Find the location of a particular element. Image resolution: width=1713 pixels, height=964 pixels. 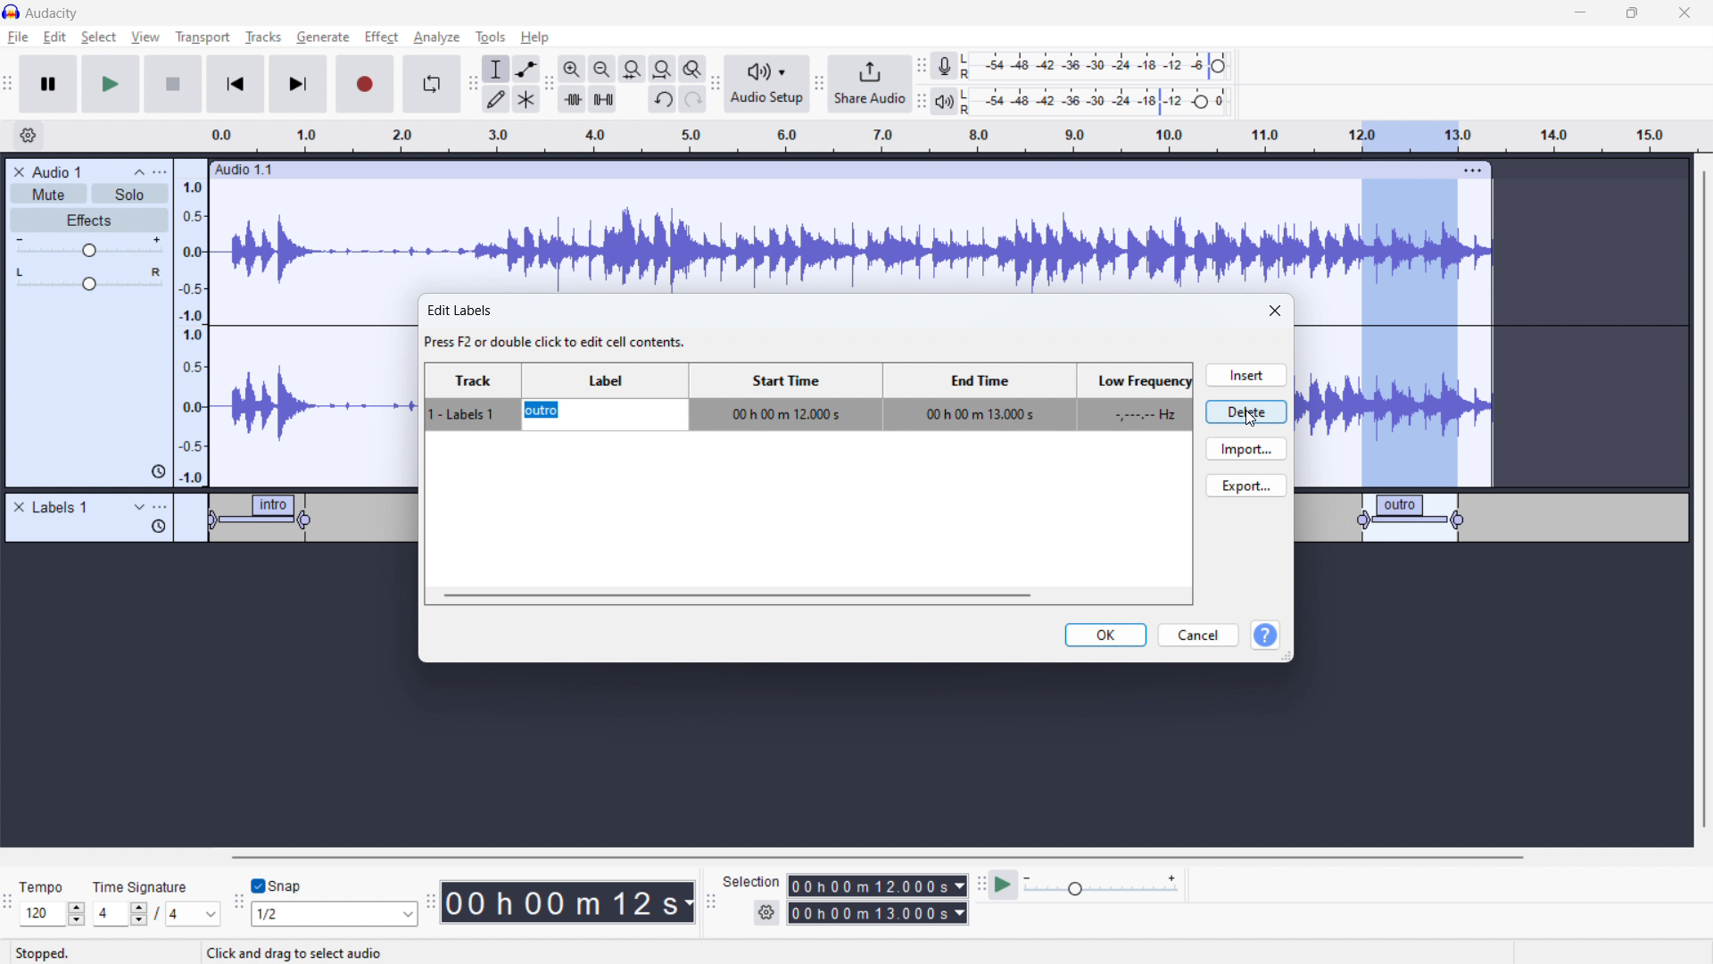

tools toolbar is located at coordinates (473, 84).